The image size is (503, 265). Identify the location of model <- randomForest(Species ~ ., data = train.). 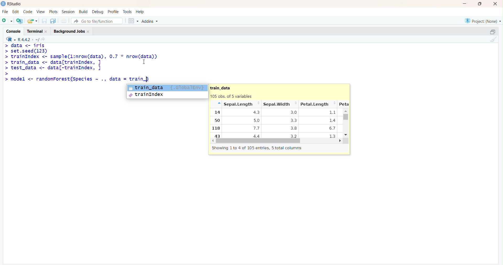
(81, 79).